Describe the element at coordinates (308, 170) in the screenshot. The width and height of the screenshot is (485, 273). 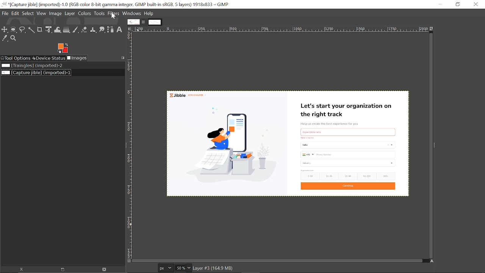
I see `text` at that location.